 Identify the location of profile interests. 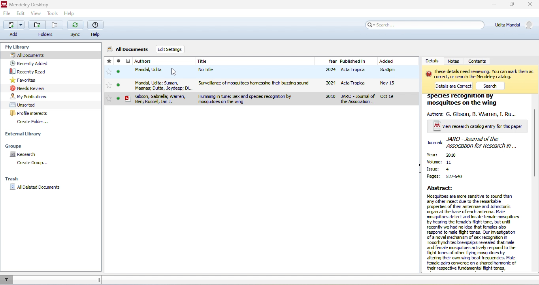
(32, 113).